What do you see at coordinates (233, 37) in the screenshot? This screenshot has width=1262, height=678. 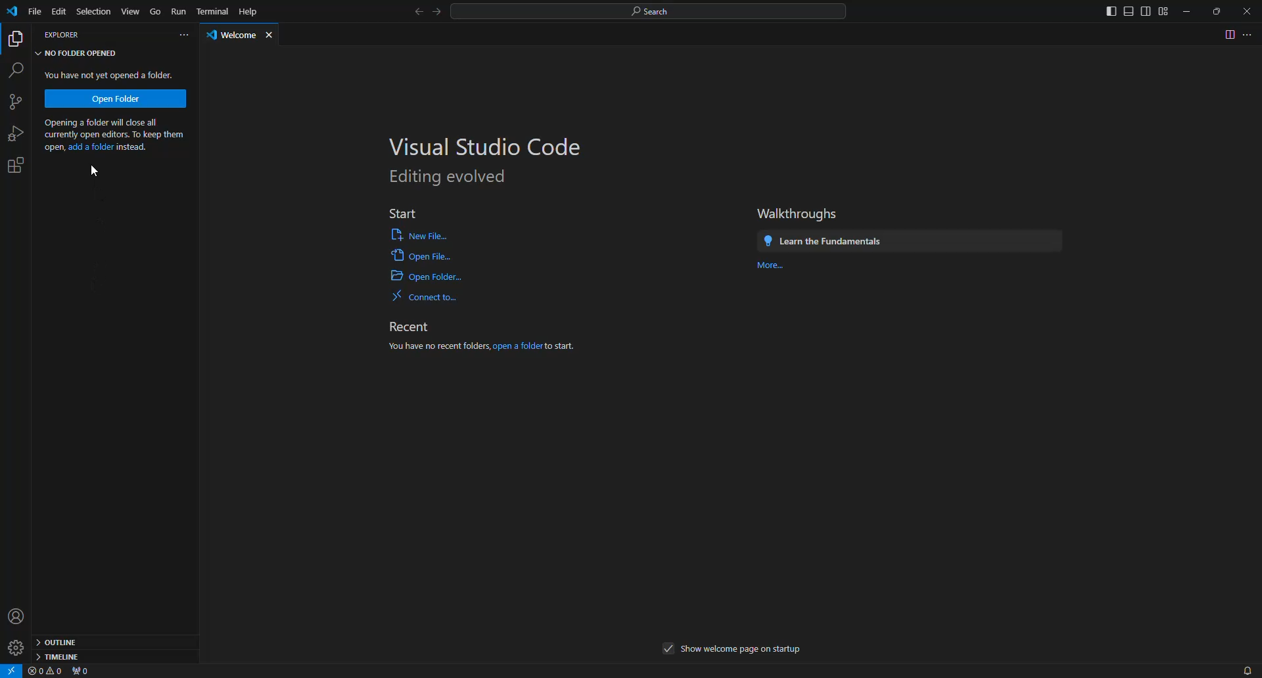 I see `welcome` at bounding box center [233, 37].